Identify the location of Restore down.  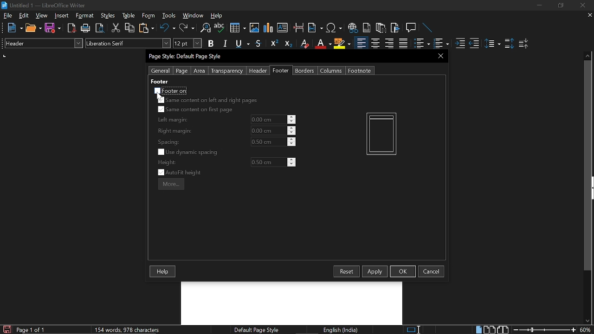
(560, 6).